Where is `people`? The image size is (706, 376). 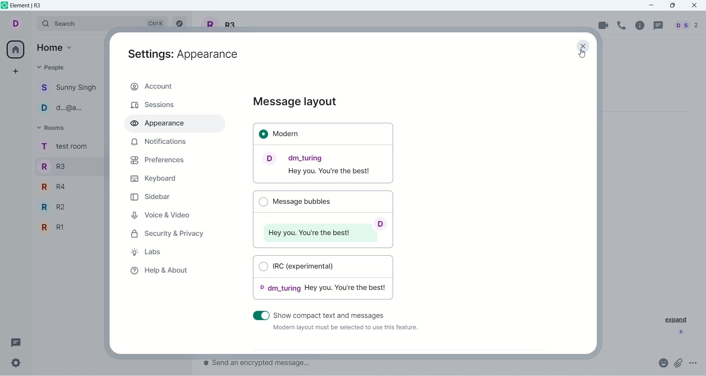 people is located at coordinates (68, 109).